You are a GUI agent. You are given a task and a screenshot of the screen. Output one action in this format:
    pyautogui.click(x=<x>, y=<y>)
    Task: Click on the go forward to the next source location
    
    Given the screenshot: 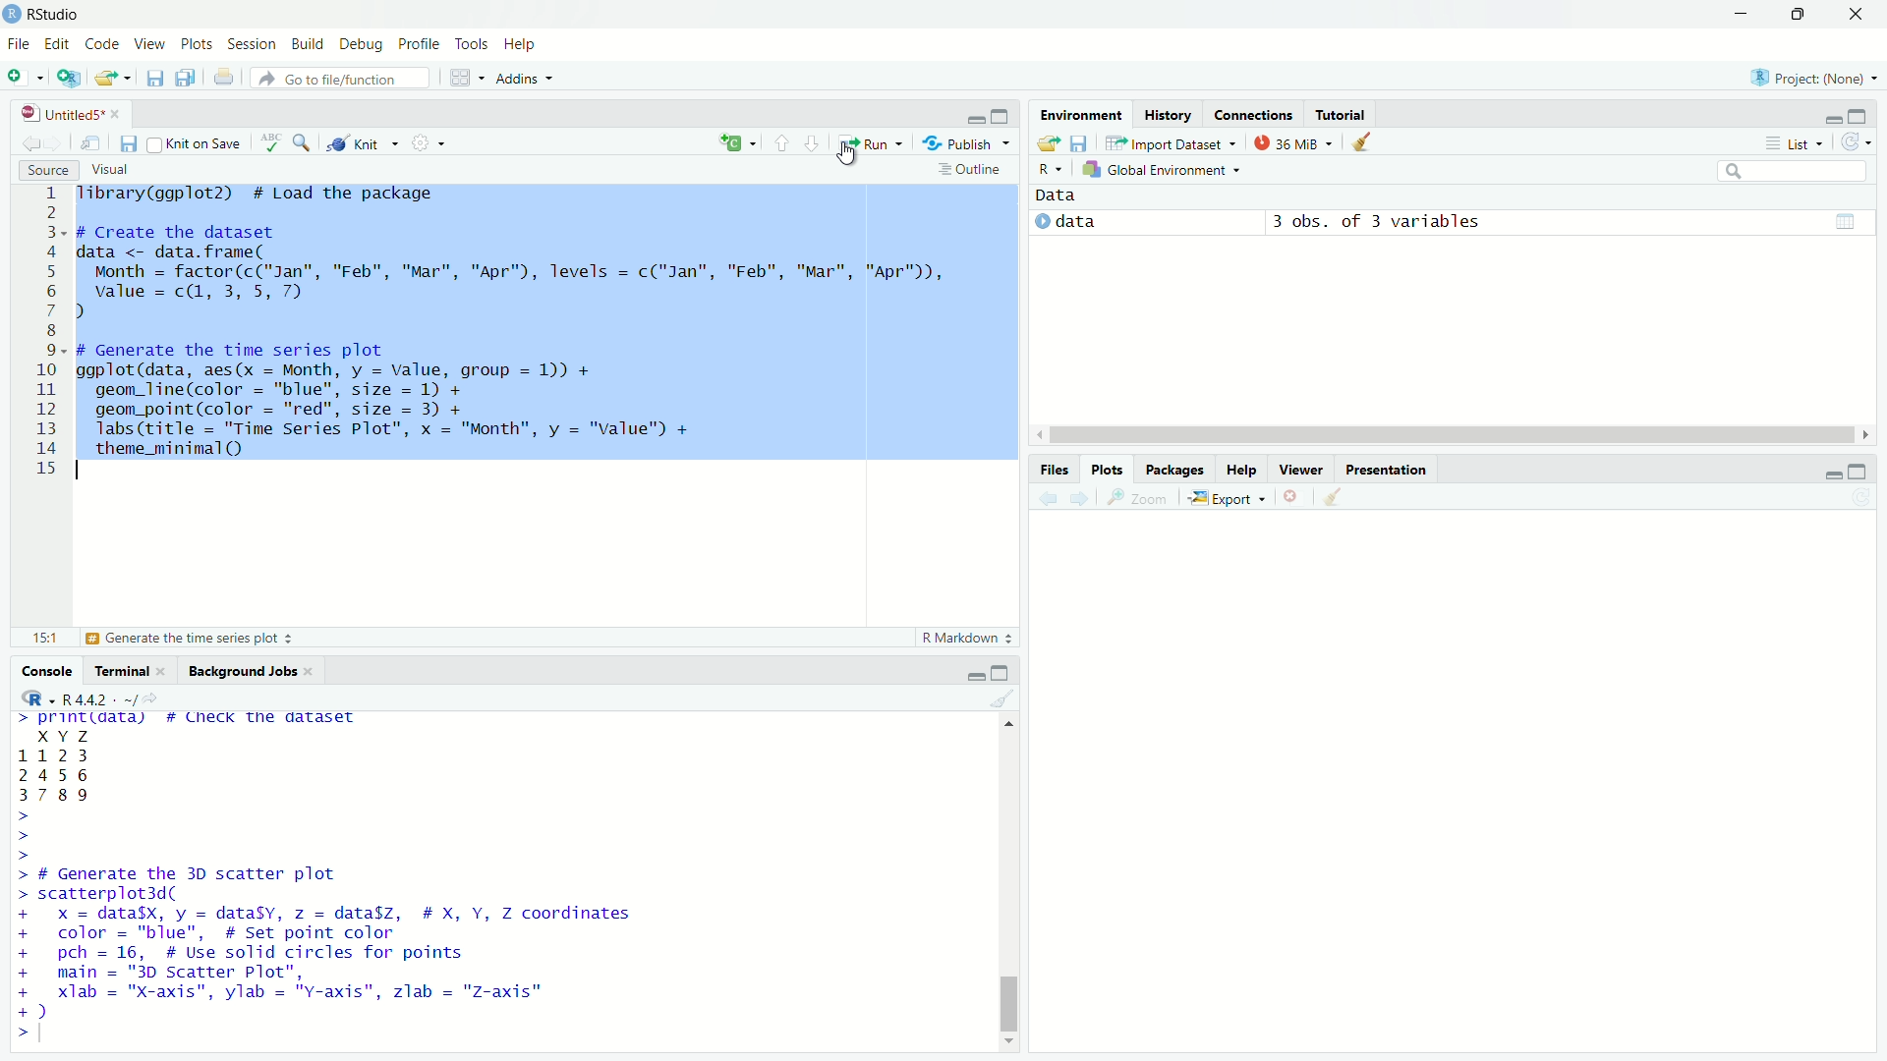 What is the action you would take?
    pyautogui.click(x=61, y=143)
    